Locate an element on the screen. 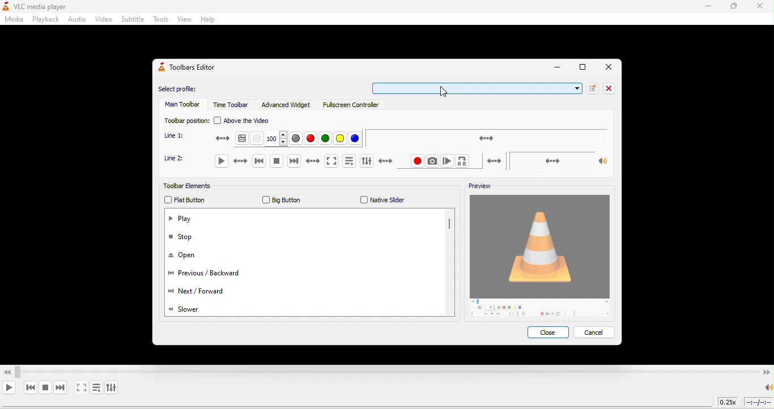 This screenshot has height=409, width=774. video in full screen is located at coordinates (82, 388).